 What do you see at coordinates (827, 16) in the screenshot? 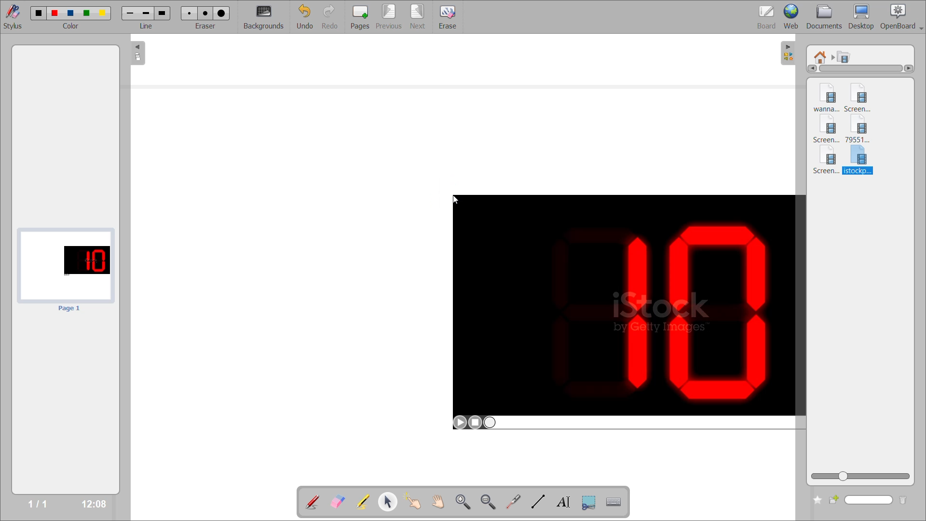
I see `documents` at bounding box center [827, 16].